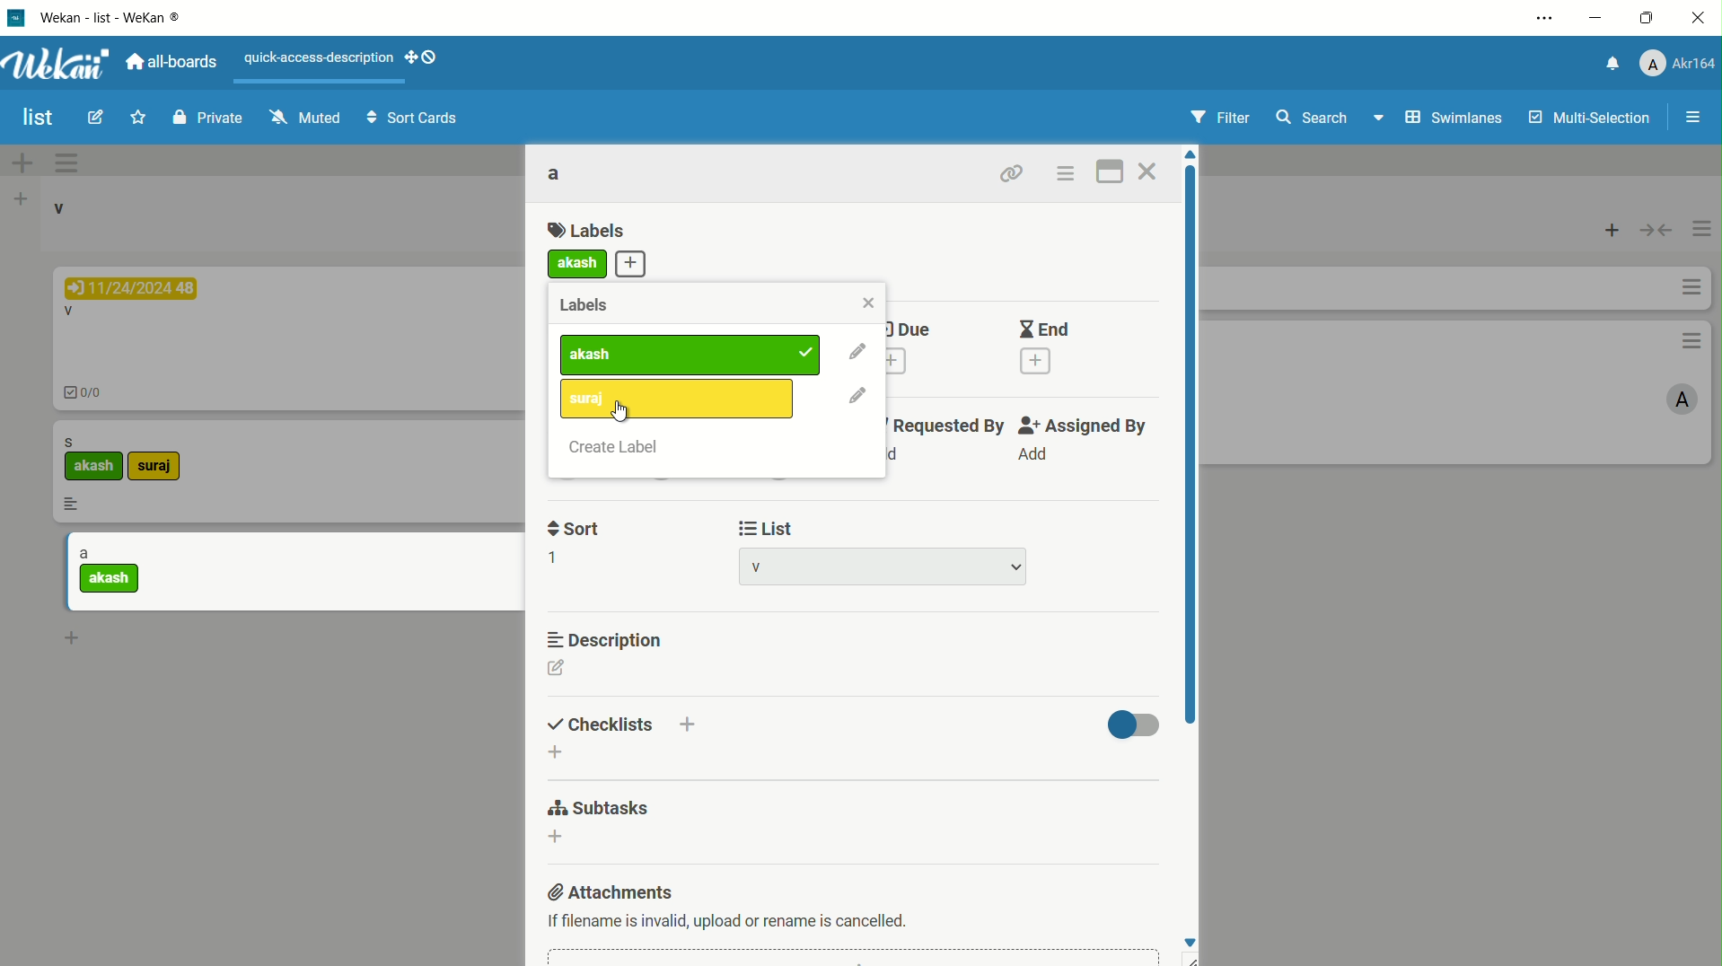 The height and width of the screenshot is (966, 1722). What do you see at coordinates (137, 118) in the screenshot?
I see `star` at bounding box center [137, 118].